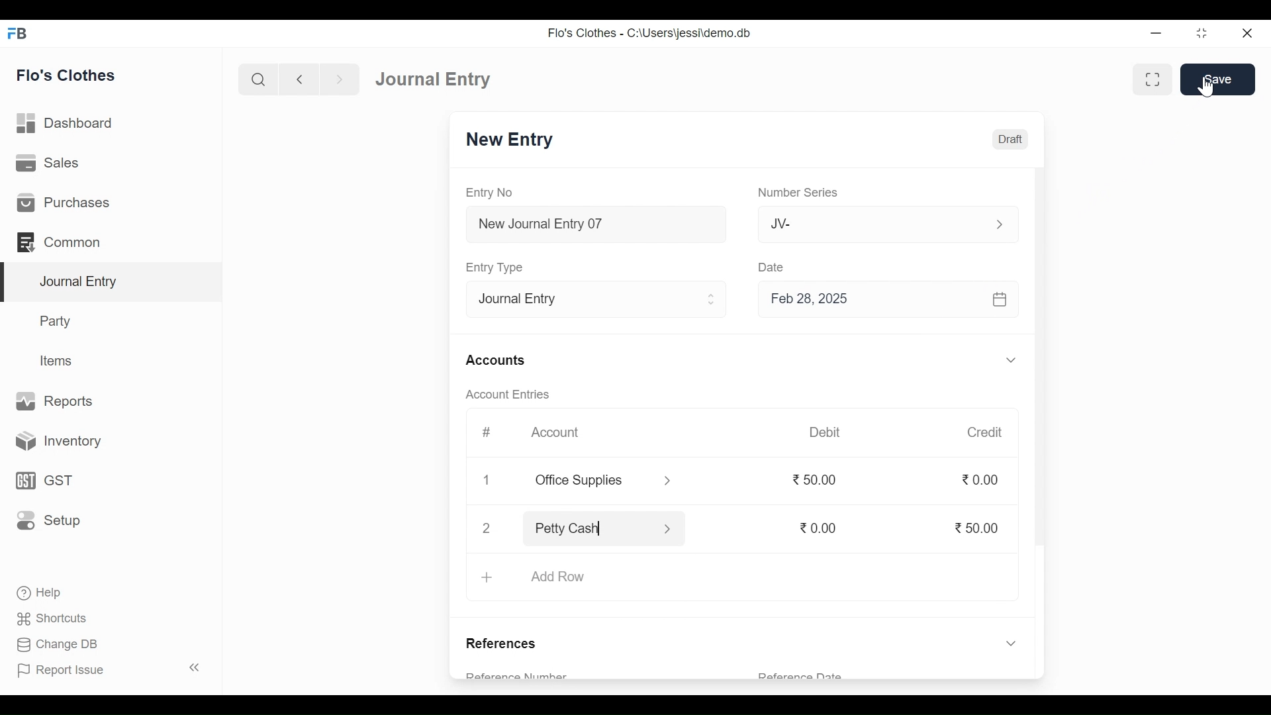 This screenshot has width=1271, height=715. I want to click on Inventory, so click(54, 442).